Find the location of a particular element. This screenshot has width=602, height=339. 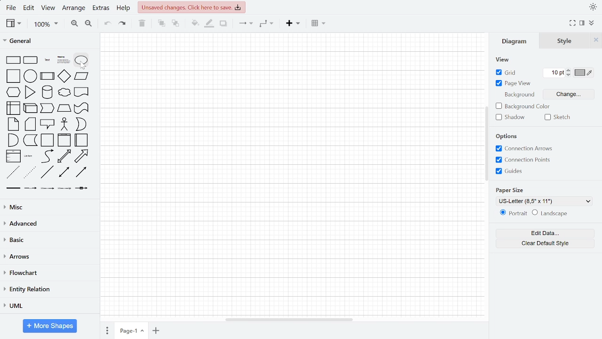

bidirectional connector is located at coordinates (63, 172).